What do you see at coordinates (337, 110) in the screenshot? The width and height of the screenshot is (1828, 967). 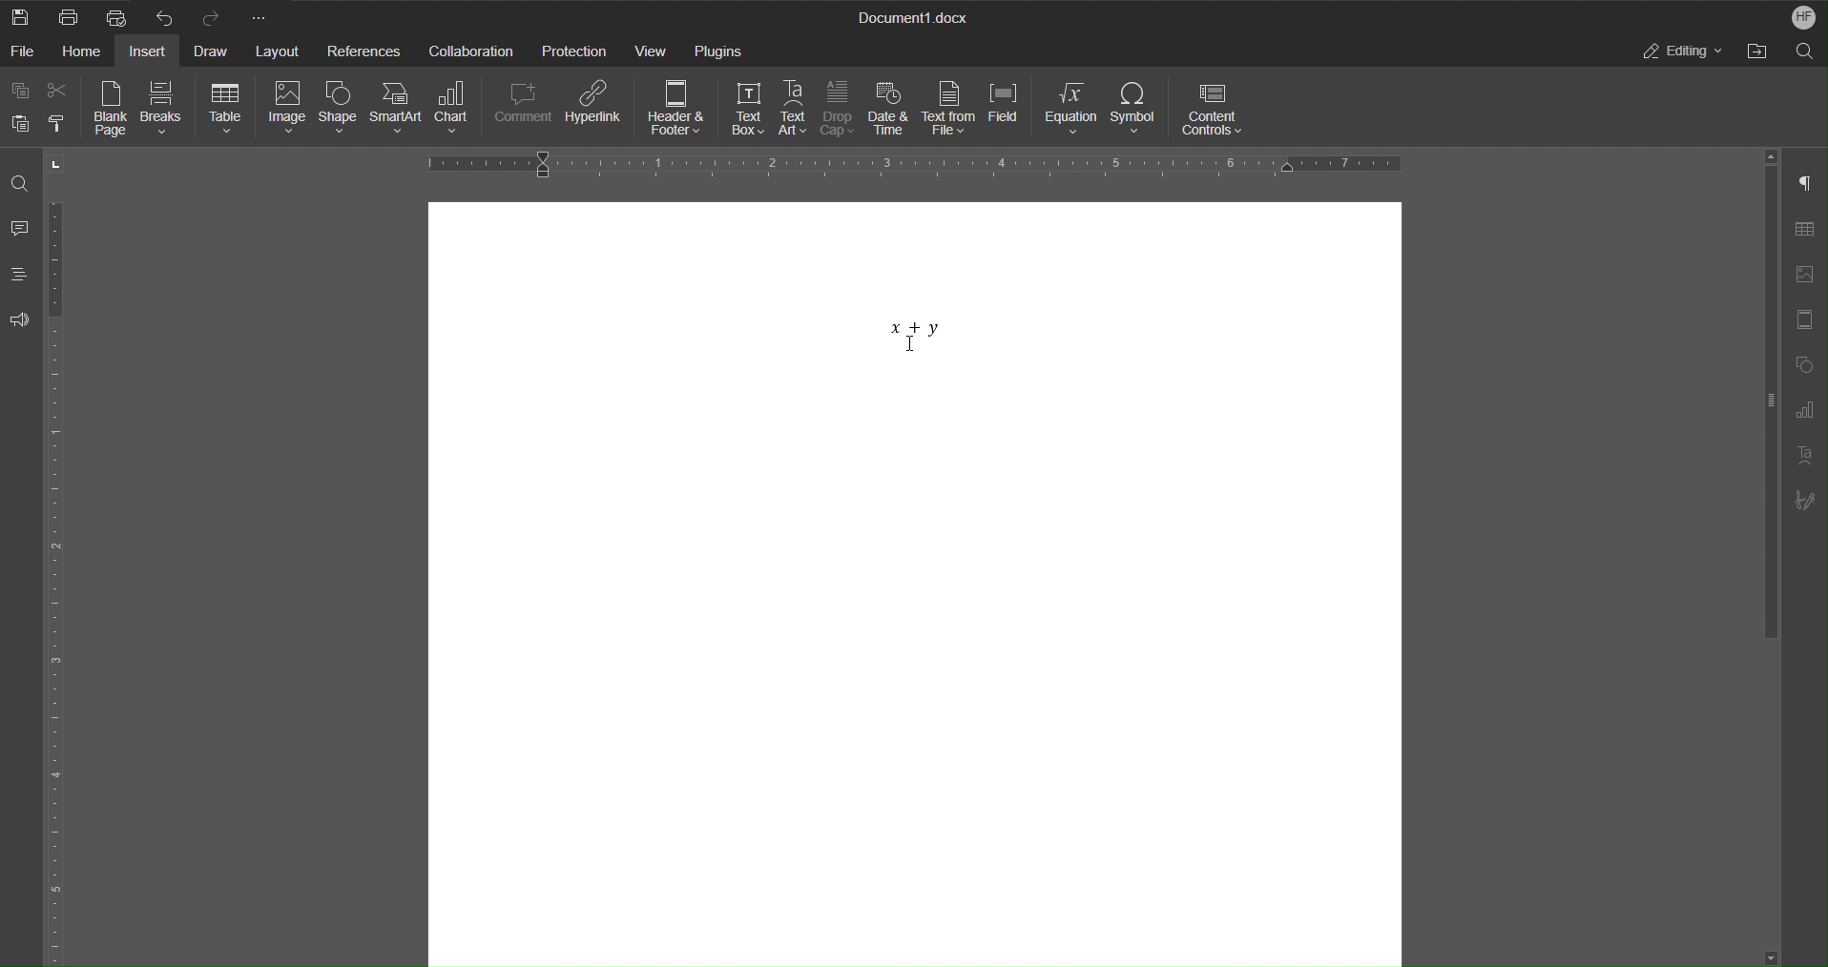 I see `Shape` at bounding box center [337, 110].